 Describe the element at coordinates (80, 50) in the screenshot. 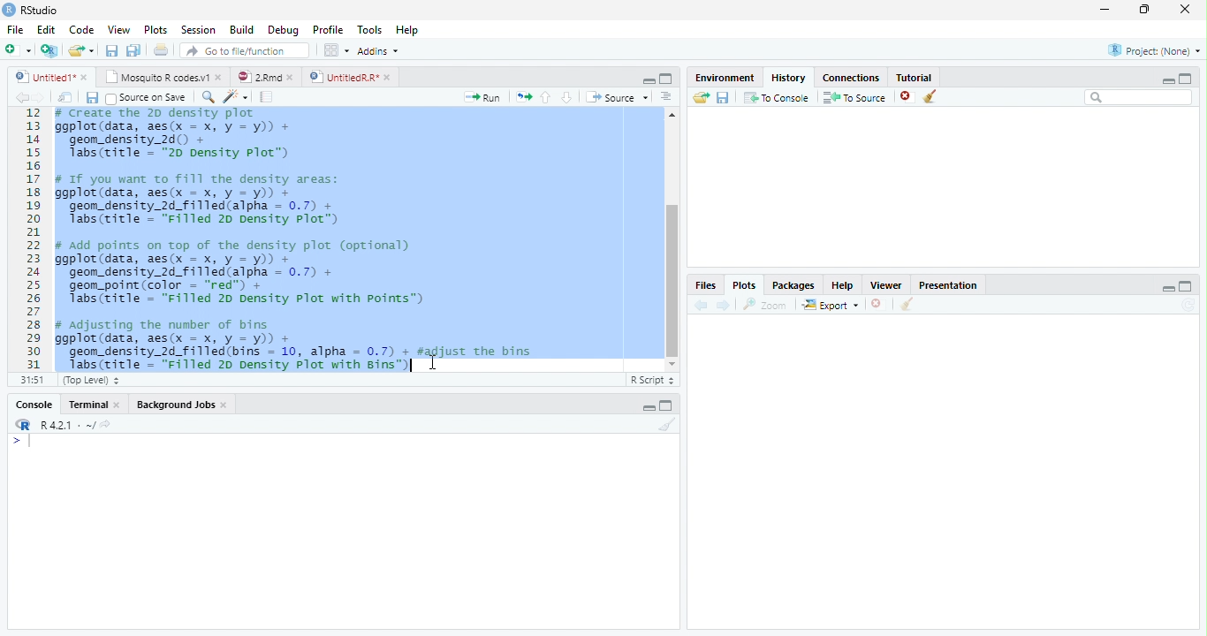

I see `open an existing file` at that location.